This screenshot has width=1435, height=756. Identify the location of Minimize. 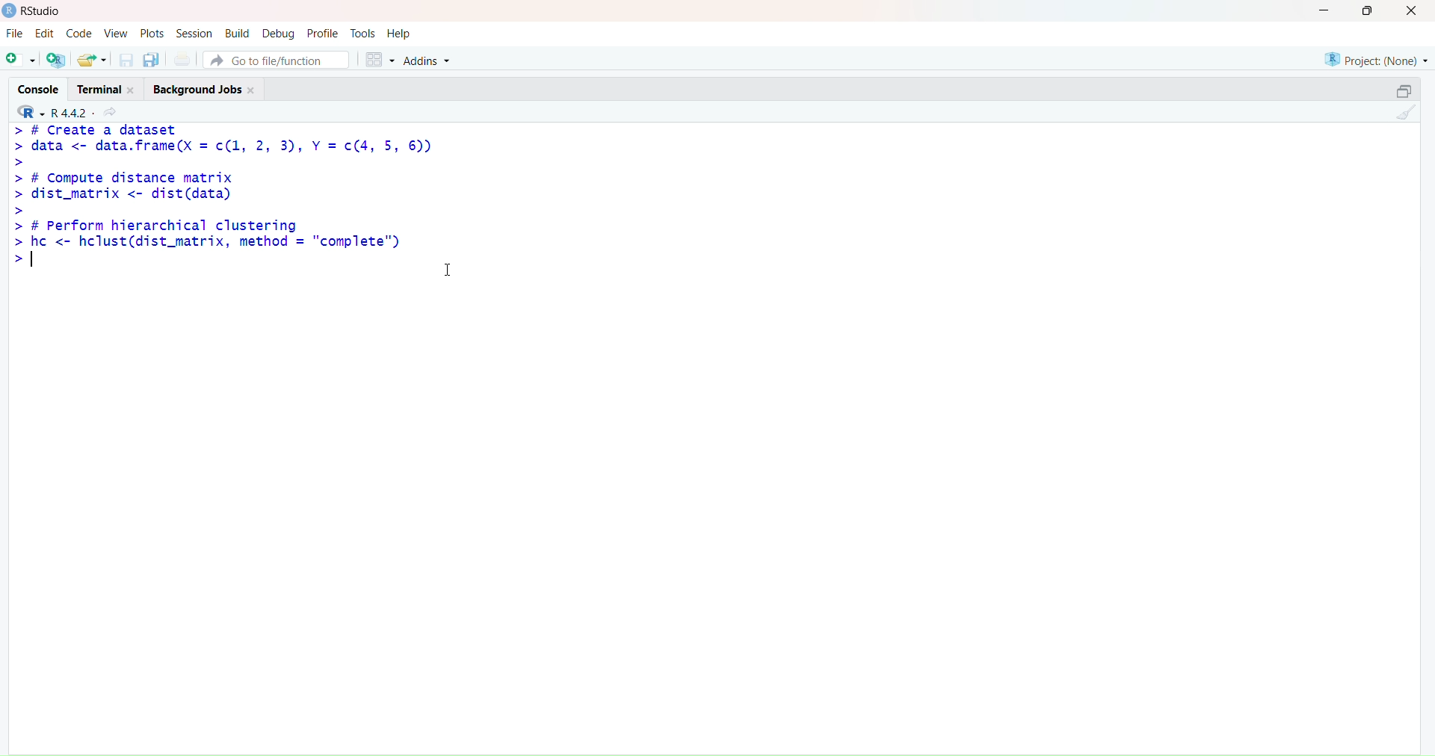
(1326, 13).